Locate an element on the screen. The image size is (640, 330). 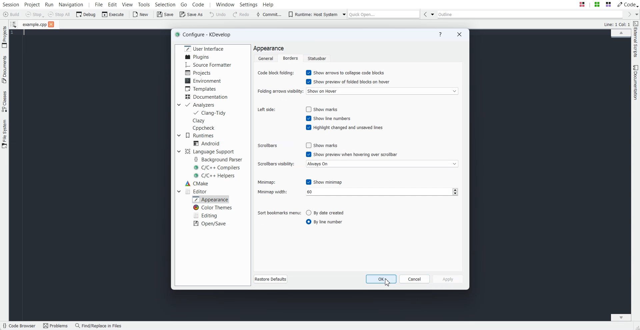
Android is located at coordinates (207, 143).